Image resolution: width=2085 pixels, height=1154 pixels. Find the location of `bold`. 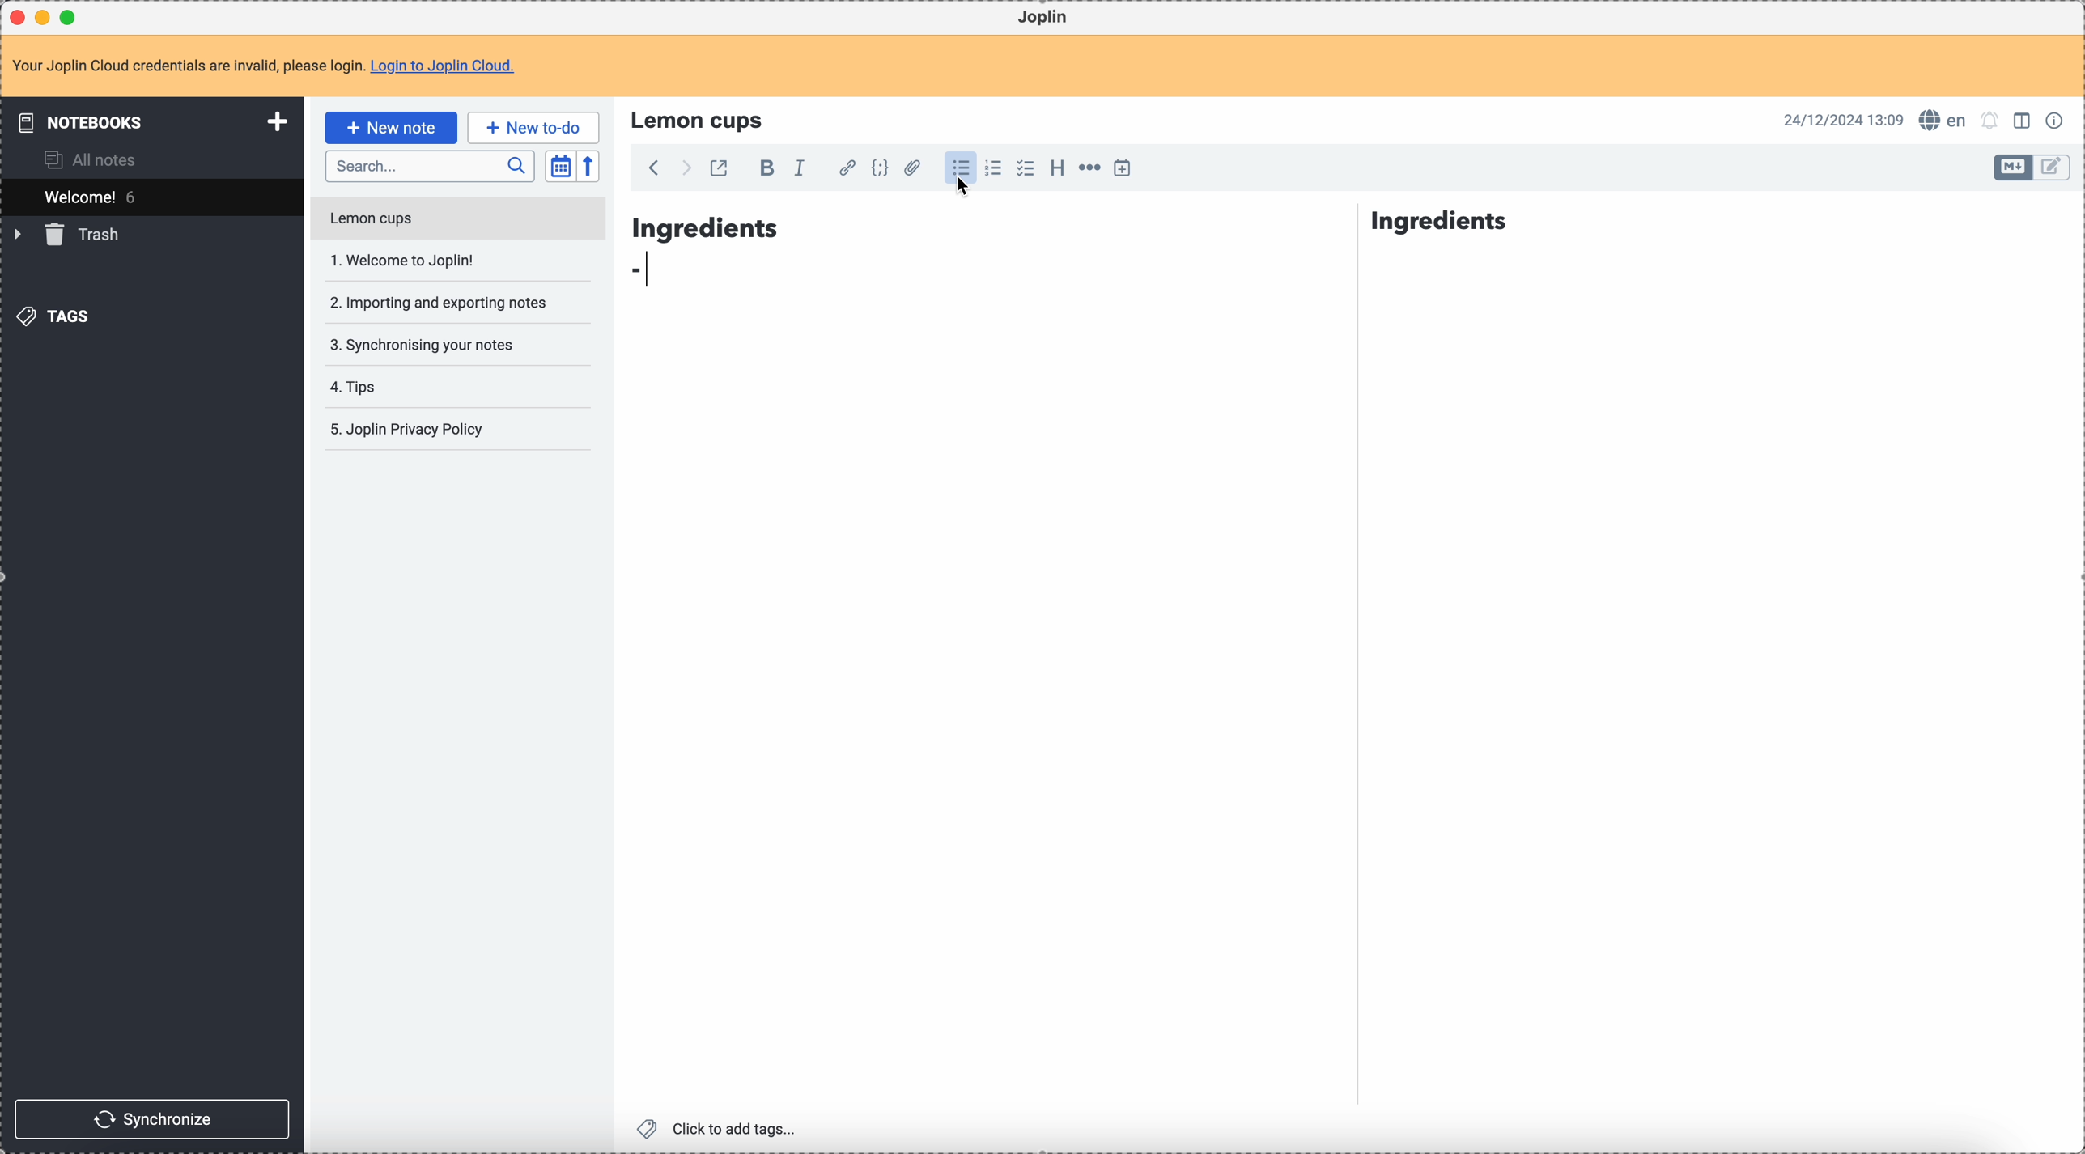

bold is located at coordinates (762, 169).